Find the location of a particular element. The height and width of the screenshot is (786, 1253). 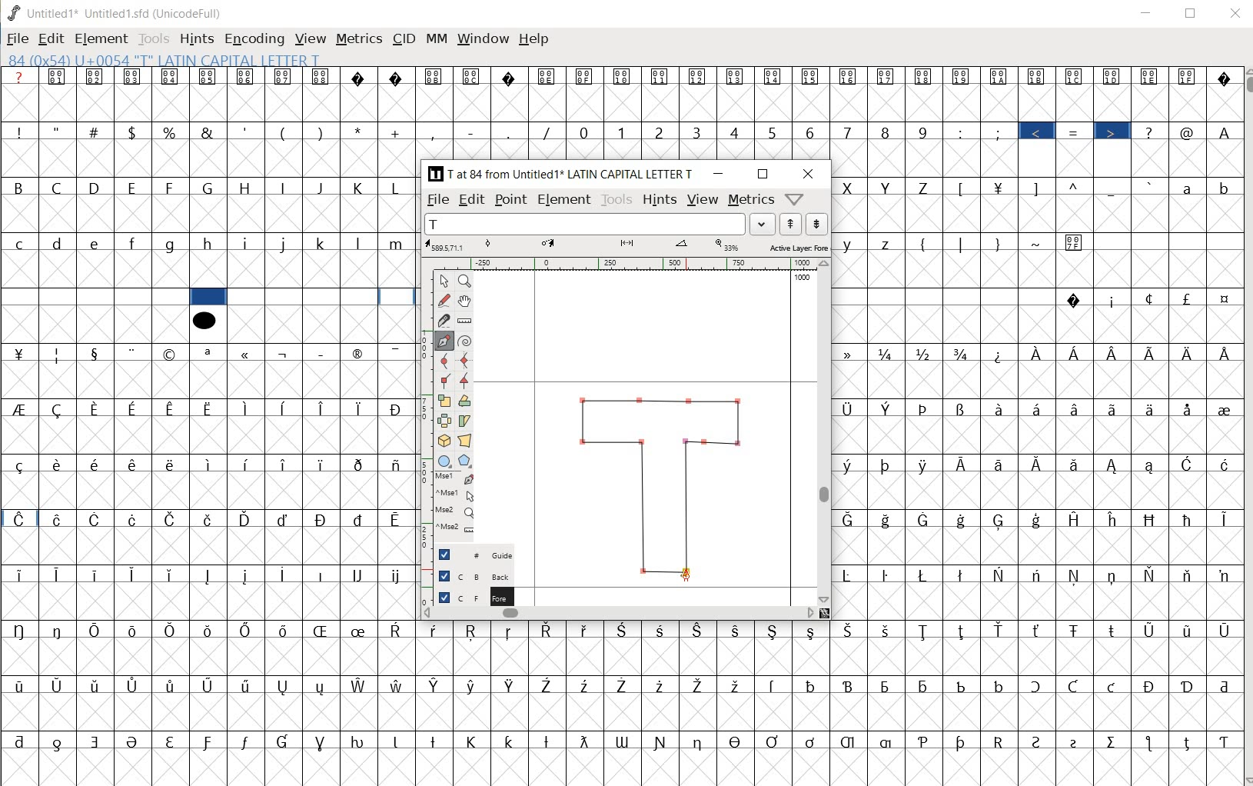

Symbol is located at coordinates (1112, 688).